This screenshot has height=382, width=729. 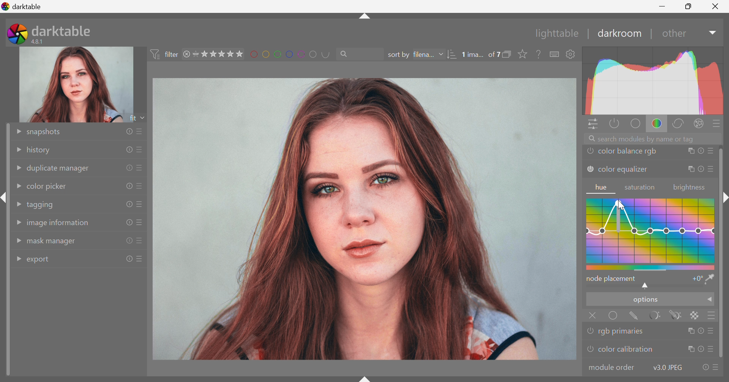 I want to click on 'color balance rgb' is switched off, so click(x=590, y=152).